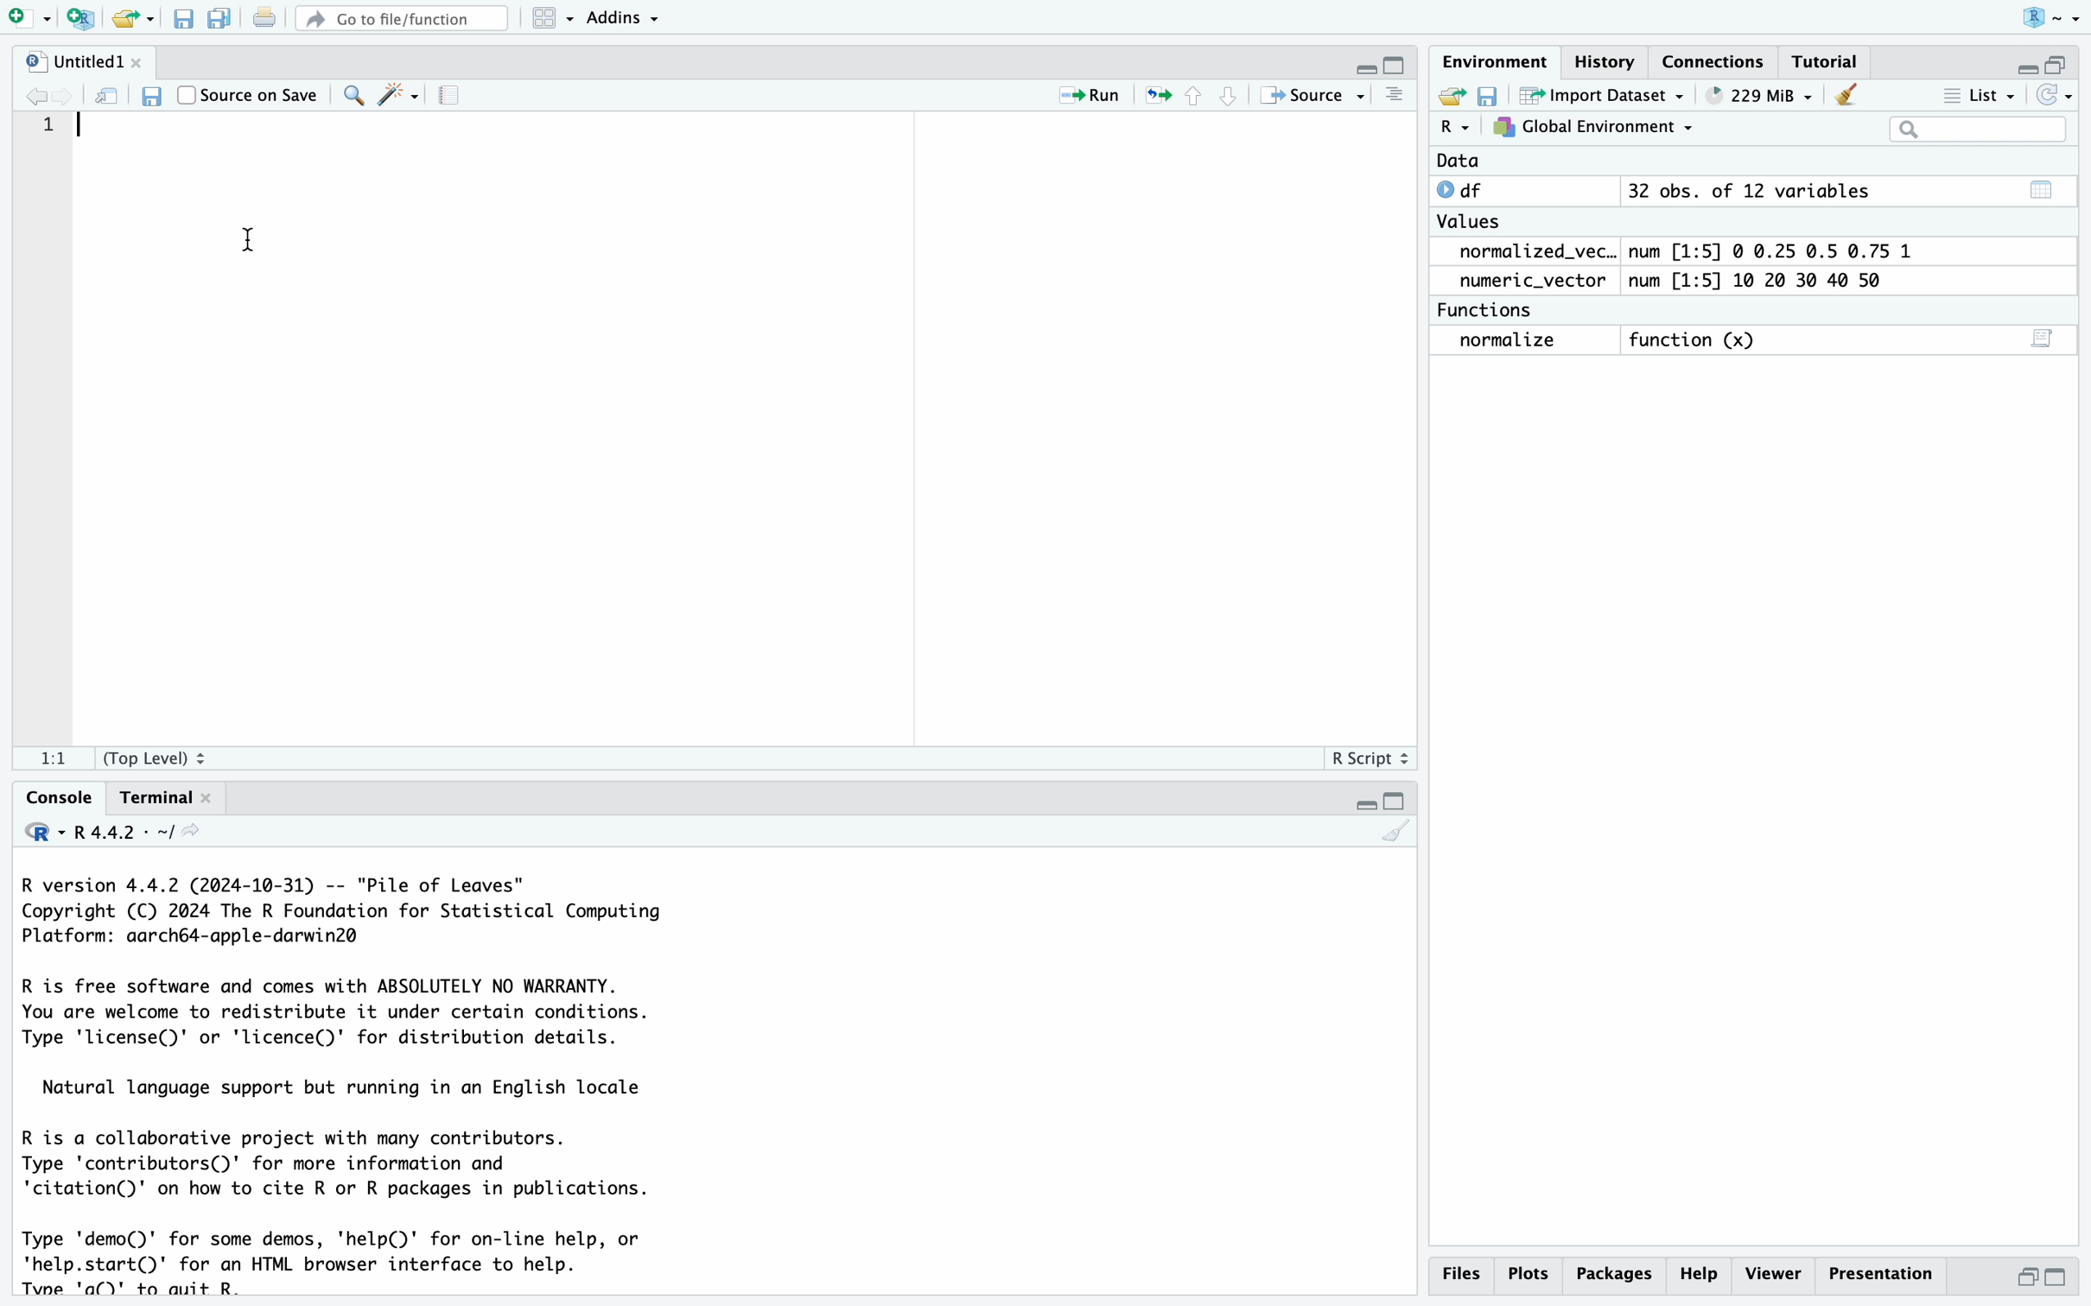 The height and width of the screenshot is (1306, 2091). What do you see at coordinates (1396, 835) in the screenshot?
I see `clear console` at bounding box center [1396, 835].